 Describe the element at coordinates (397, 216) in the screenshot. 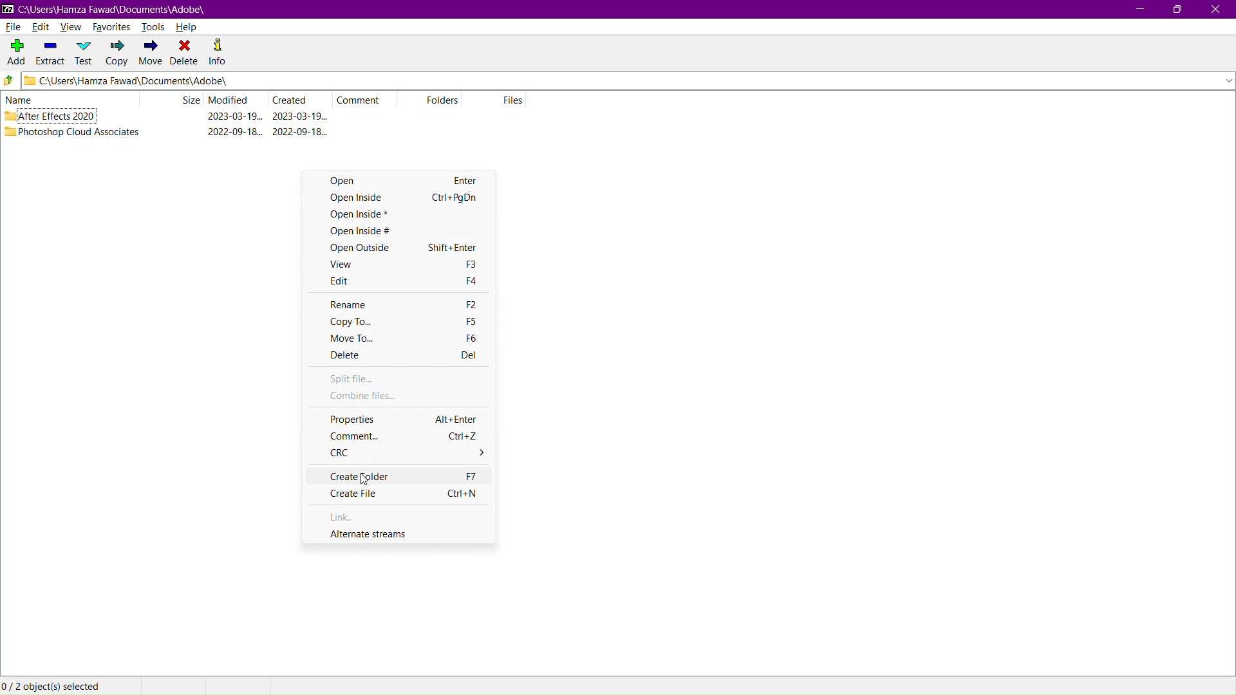

I see `Open Inside *` at that location.